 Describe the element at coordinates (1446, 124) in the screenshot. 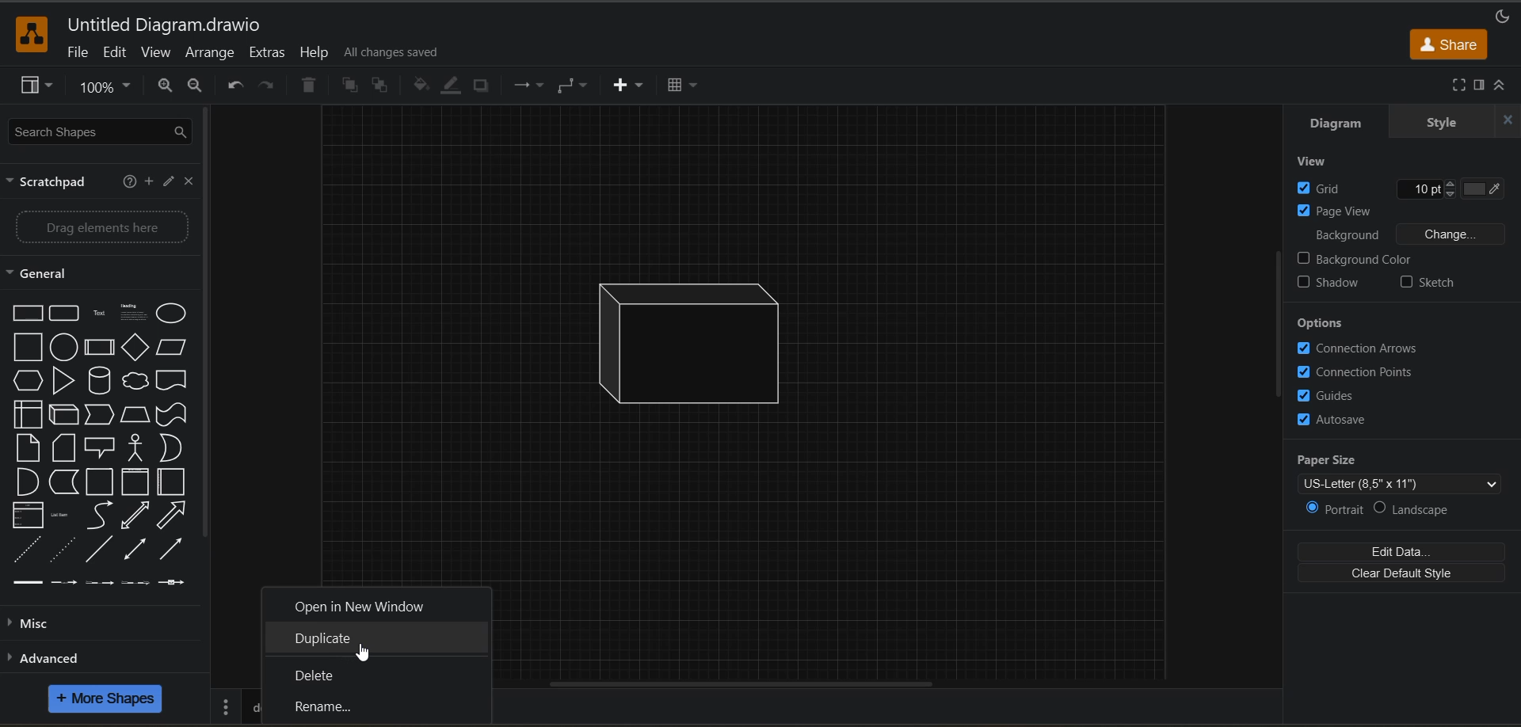

I see `style` at that location.